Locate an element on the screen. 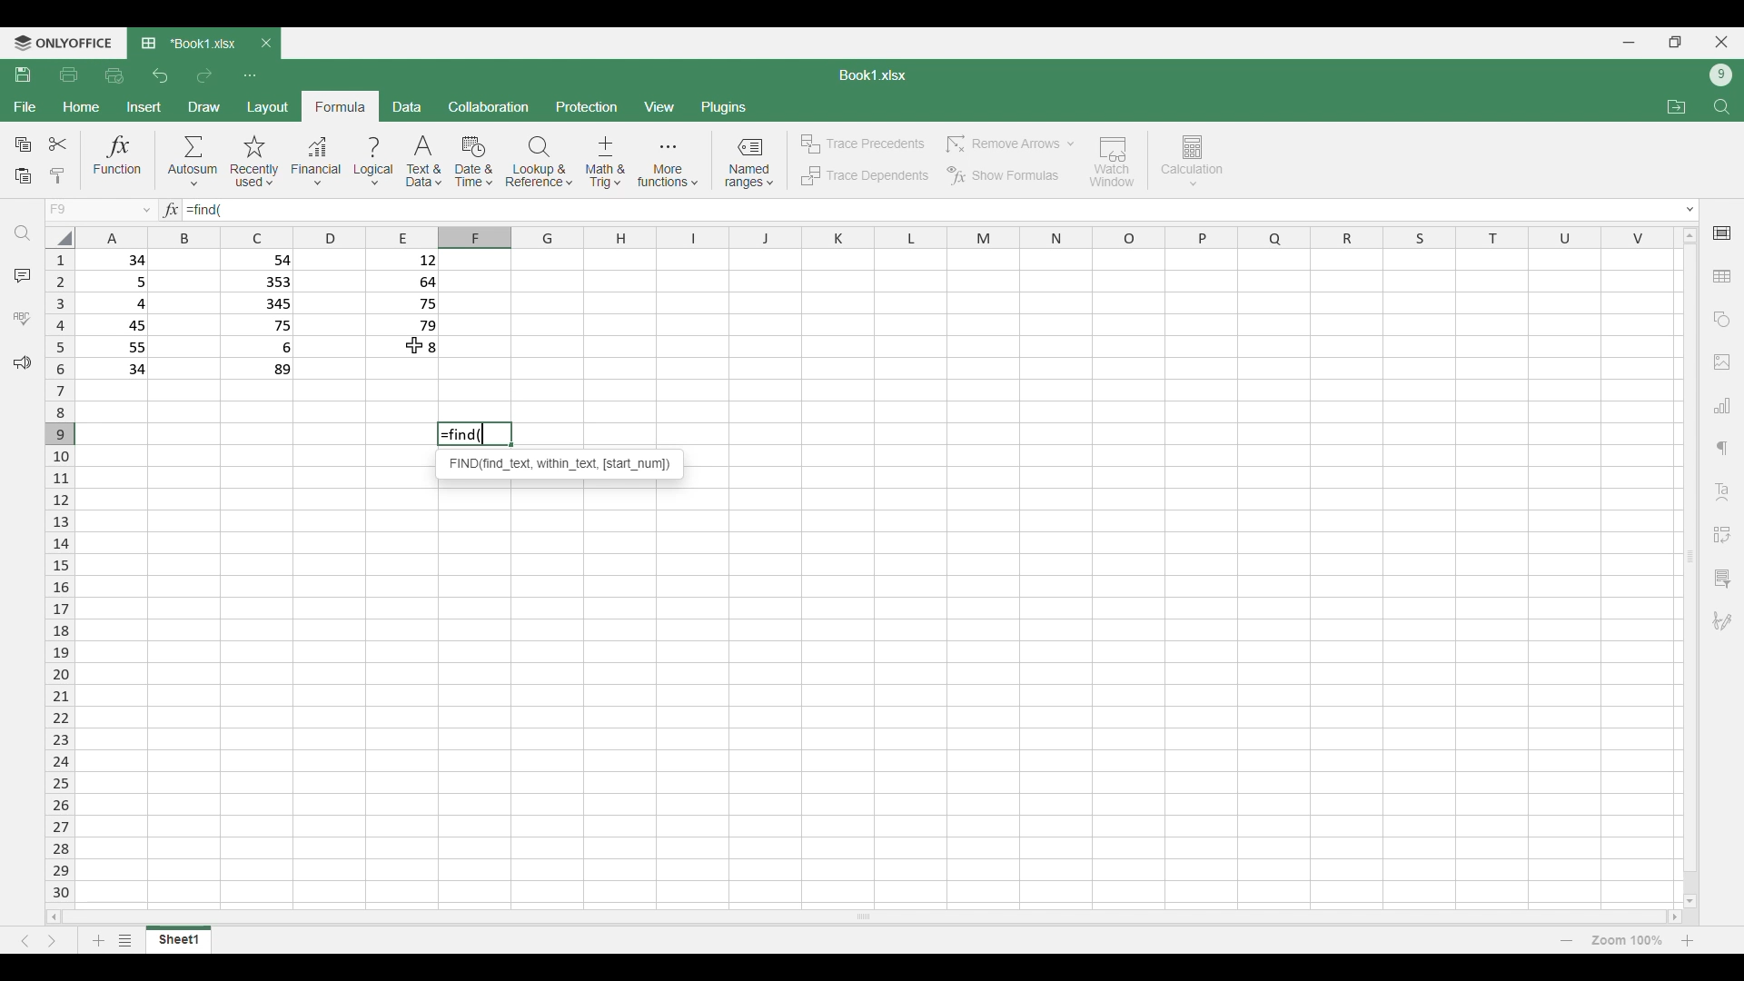  Cell settings is located at coordinates (1722, 233).